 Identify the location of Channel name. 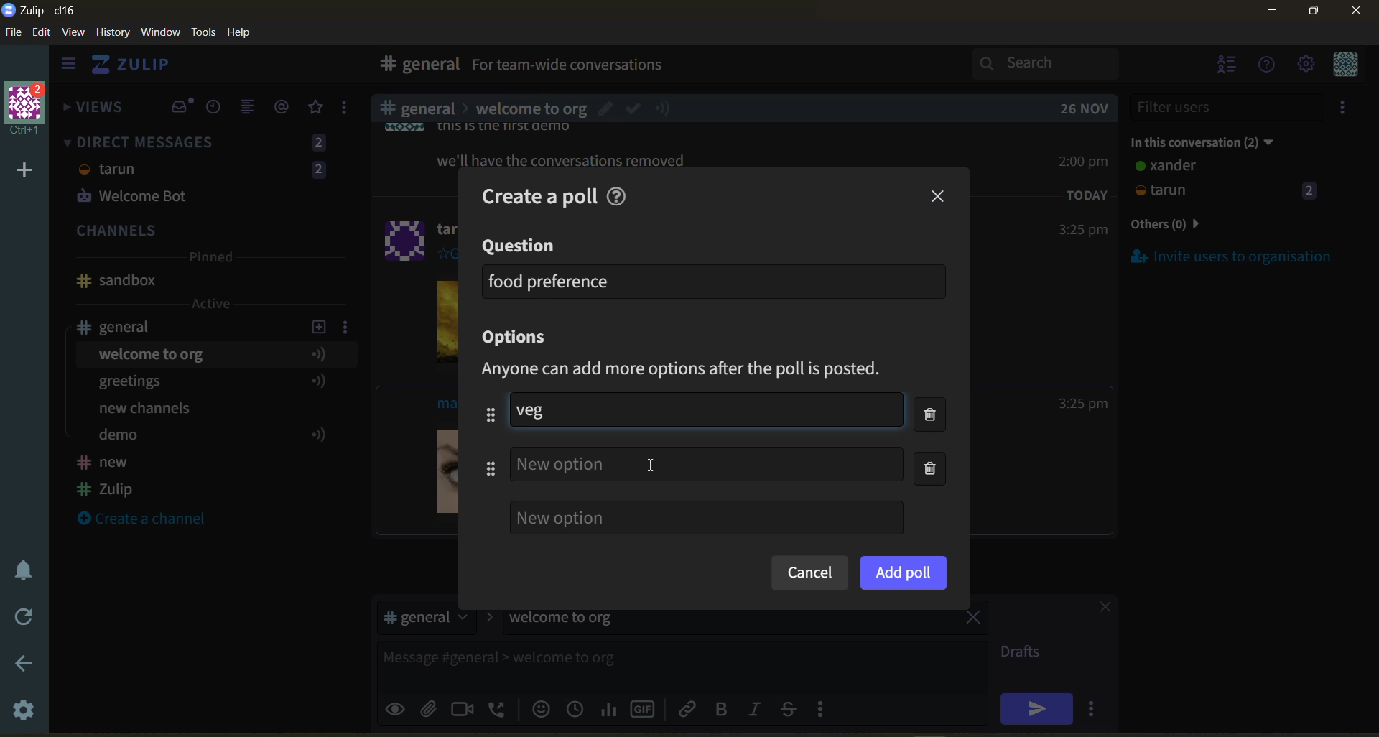
(116, 281).